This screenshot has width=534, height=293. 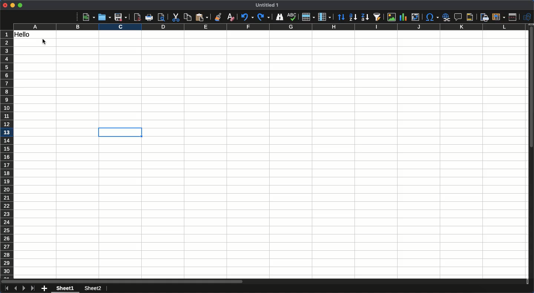 I want to click on Next sheet, so click(x=24, y=289).